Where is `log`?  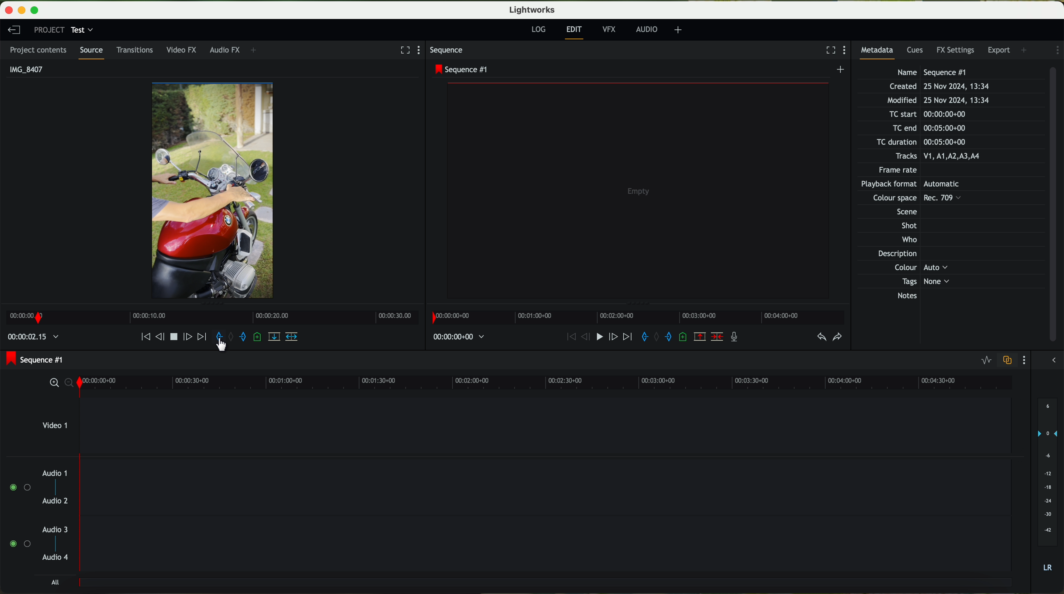 log is located at coordinates (539, 30).